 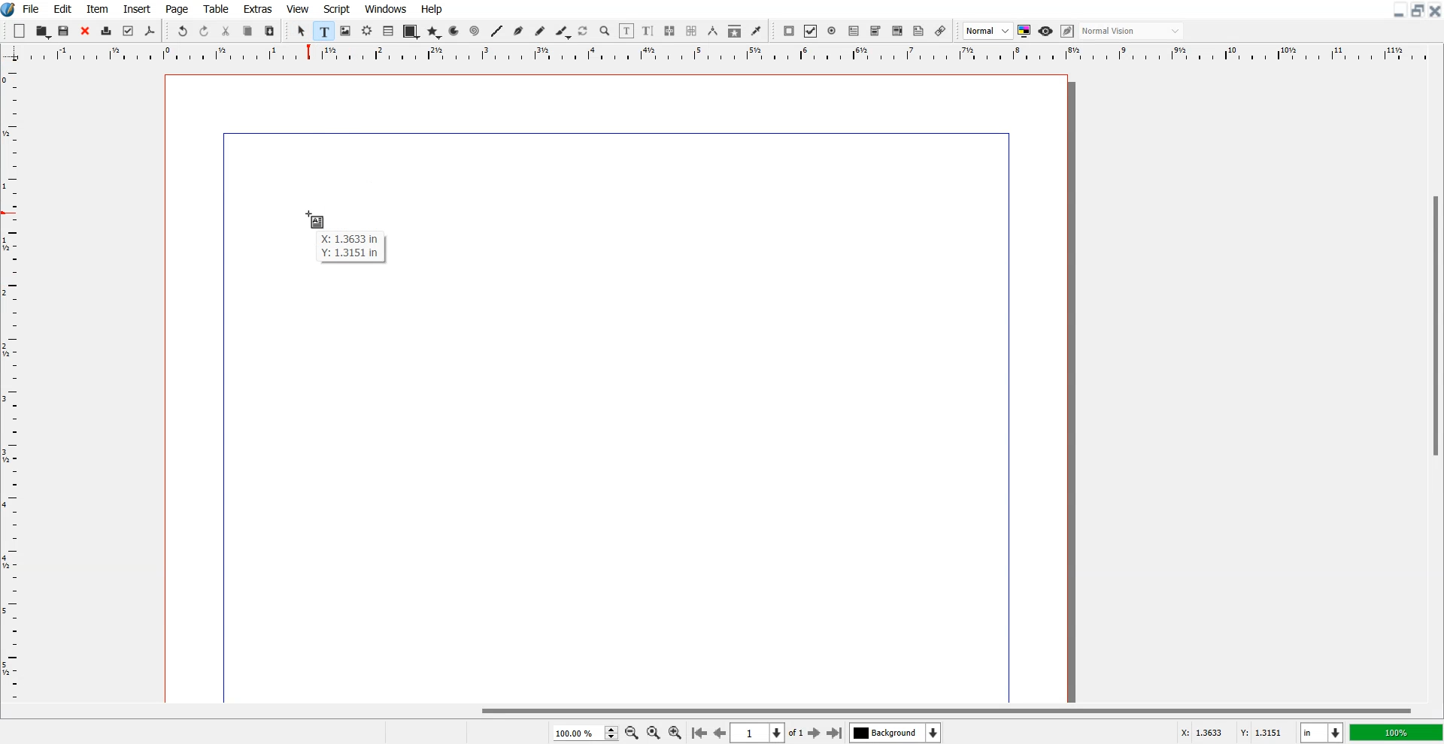 I want to click on Page, so click(x=176, y=9).